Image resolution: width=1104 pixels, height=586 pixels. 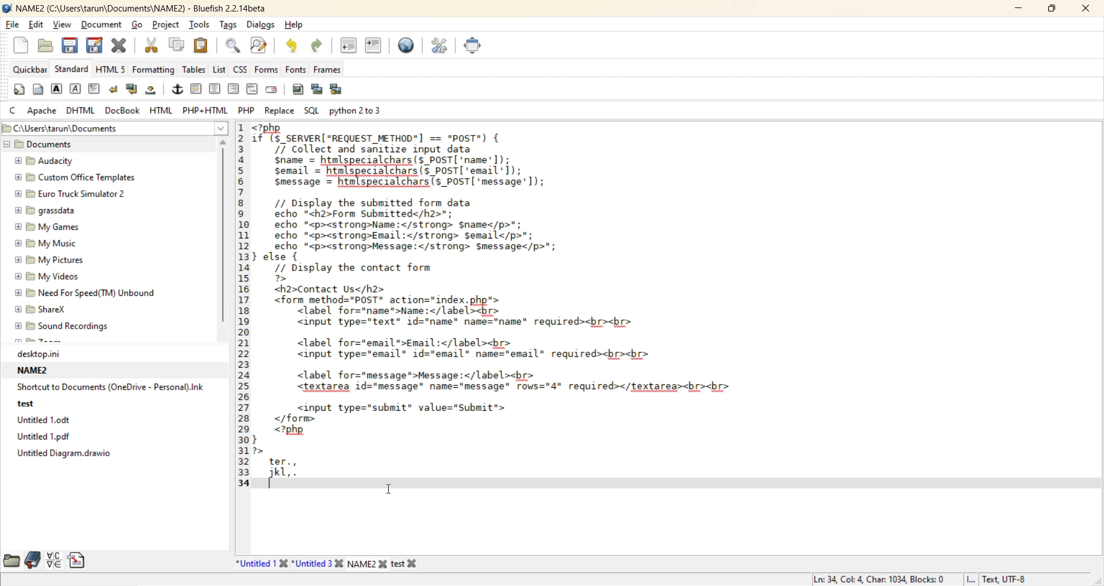 What do you see at coordinates (41, 144) in the screenshot?
I see `documents` at bounding box center [41, 144].